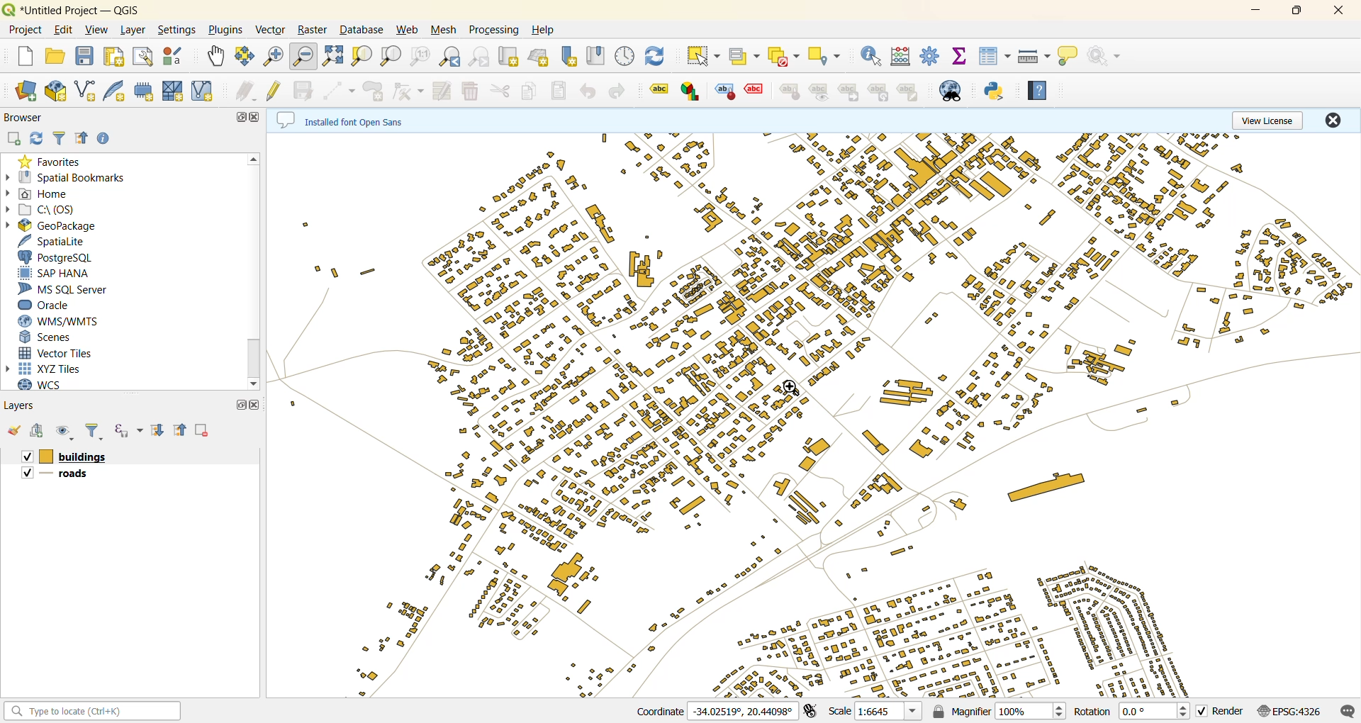 The image size is (1361, 723). I want to click on enable/disable properties, so click(111, 138).